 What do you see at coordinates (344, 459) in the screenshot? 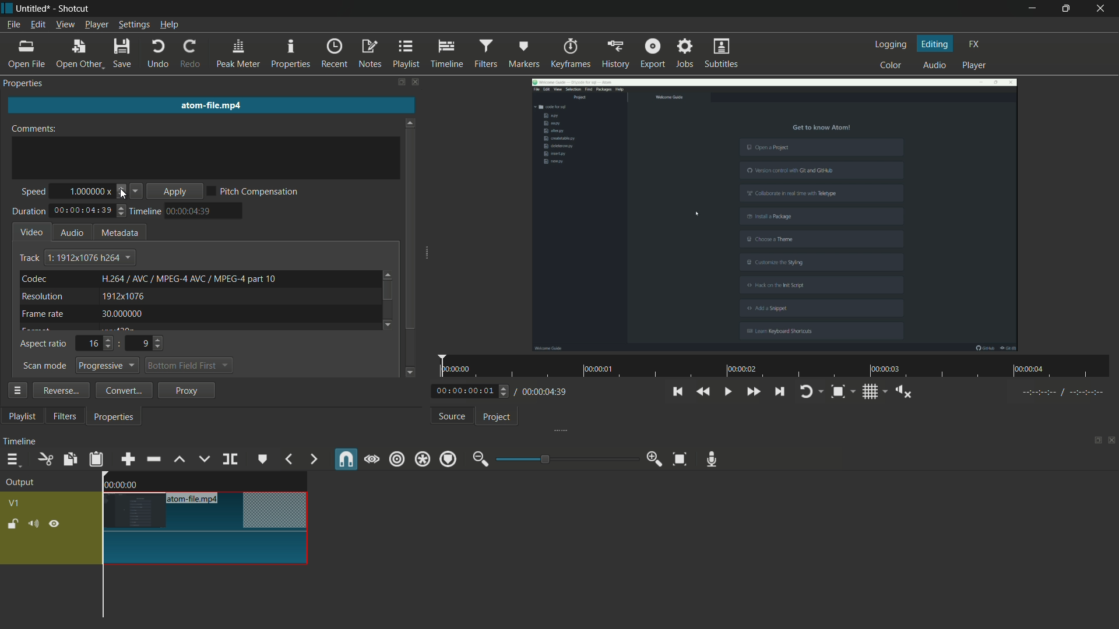
I see `snap` at bounding box center [344, 459].